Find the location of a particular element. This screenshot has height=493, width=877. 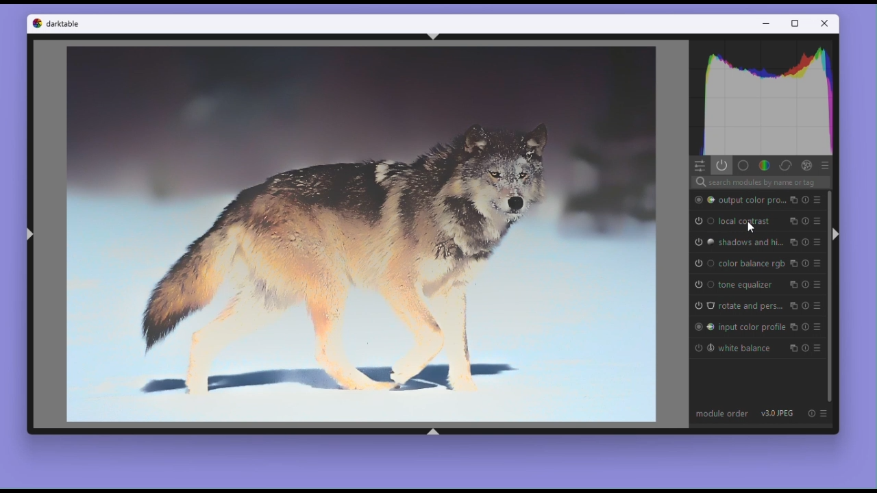

reset parameters is located at coordinates (804, 284).